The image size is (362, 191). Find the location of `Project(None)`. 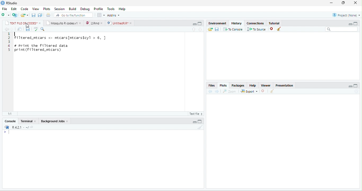

Project(None) is located at coordinates (346, 15).